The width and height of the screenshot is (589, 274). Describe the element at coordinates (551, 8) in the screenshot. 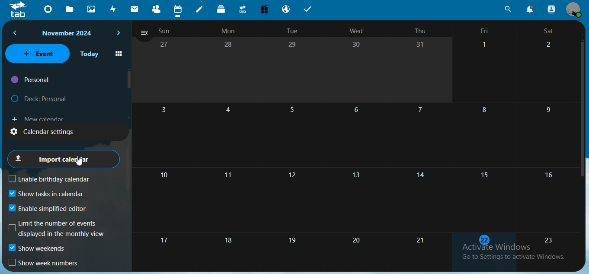

I see `search contact` at that location.